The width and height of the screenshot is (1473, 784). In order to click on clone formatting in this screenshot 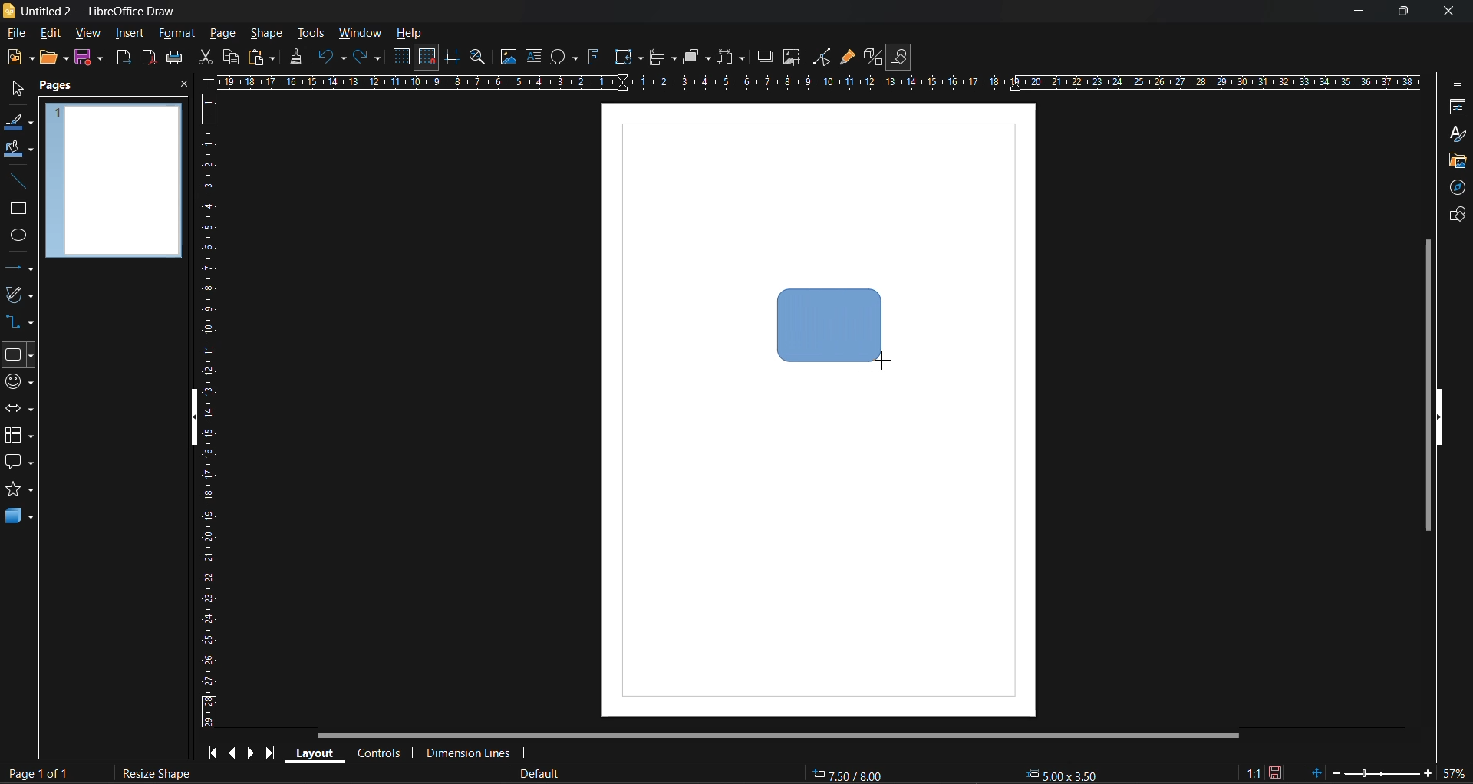, I will do `click(300, 58)`.